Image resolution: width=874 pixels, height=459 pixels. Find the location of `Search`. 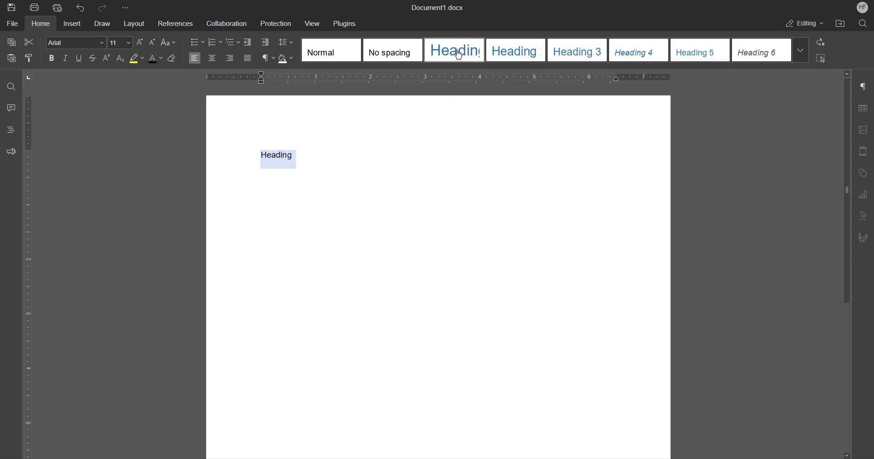

Search is located at coordinates (864, 22).